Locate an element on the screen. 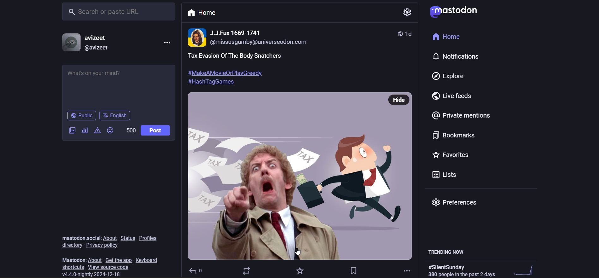 The width and height of the screenshot is (599, 278). trending hashtag is located at coordinates (463, 269).